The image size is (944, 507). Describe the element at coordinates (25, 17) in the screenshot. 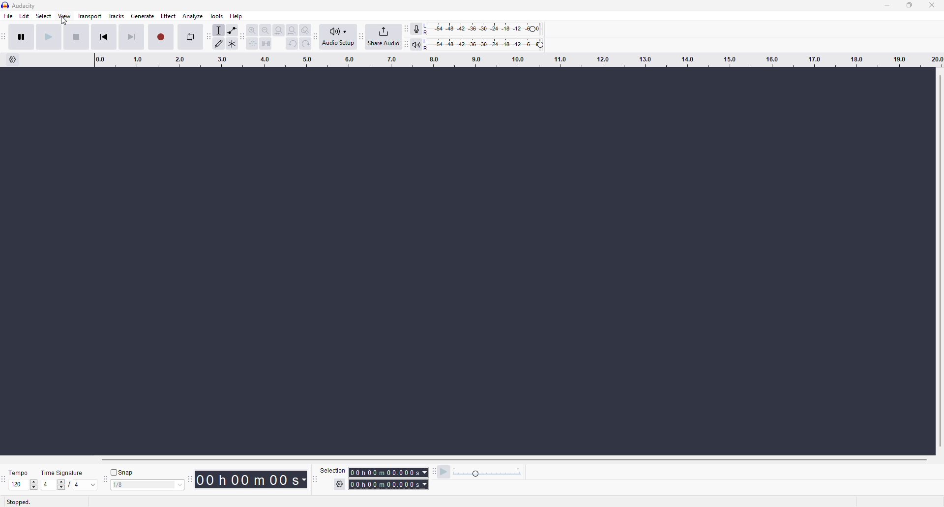

I see `edit` at that location.